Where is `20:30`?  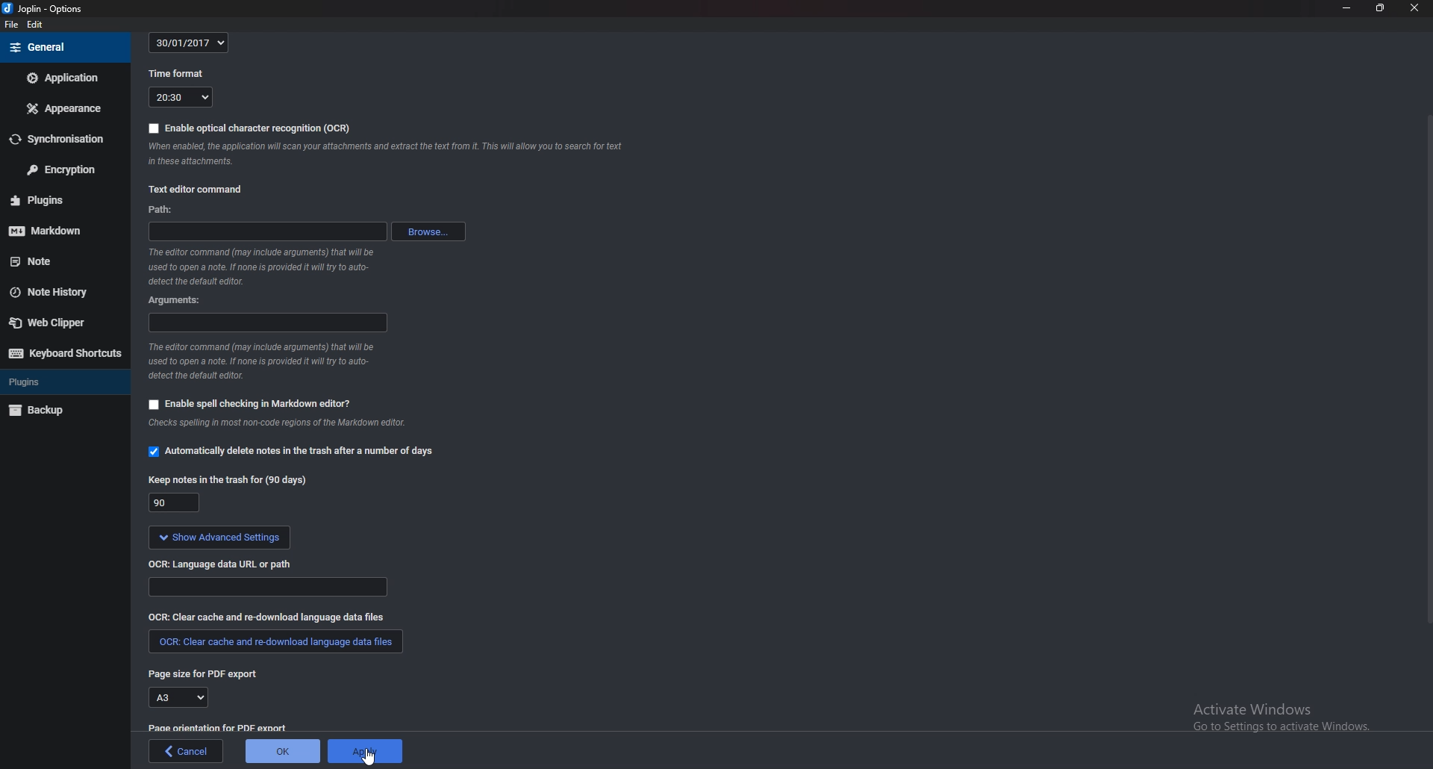 20:30 is located at coordinates (180, 99).